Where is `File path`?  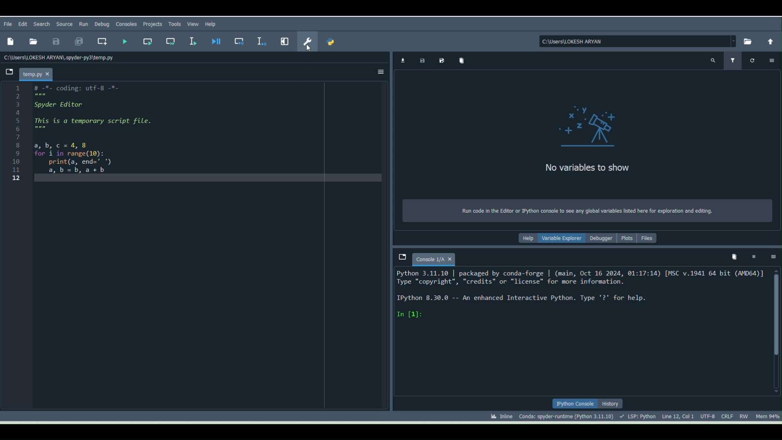 File path is located at coordinates (61, 57).